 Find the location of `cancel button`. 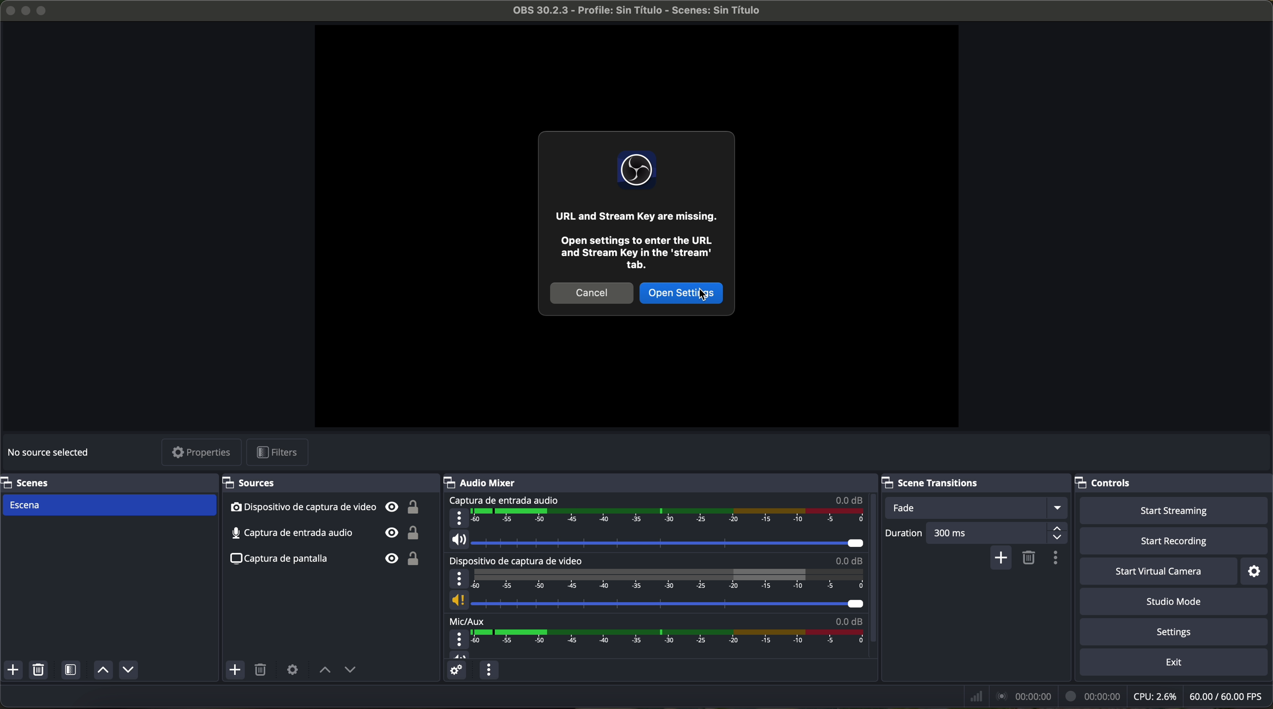

cancel button is located at coordinates (592, 292).